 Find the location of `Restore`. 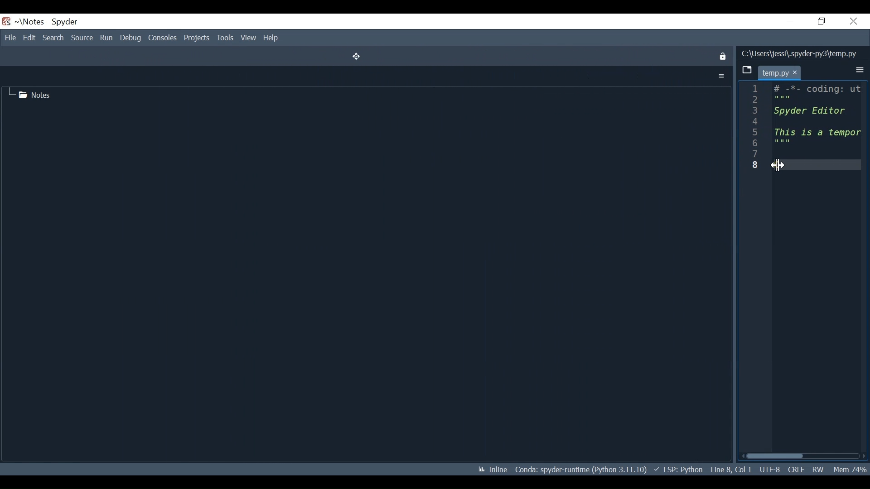

Restore is located at coordinates (822, 21).